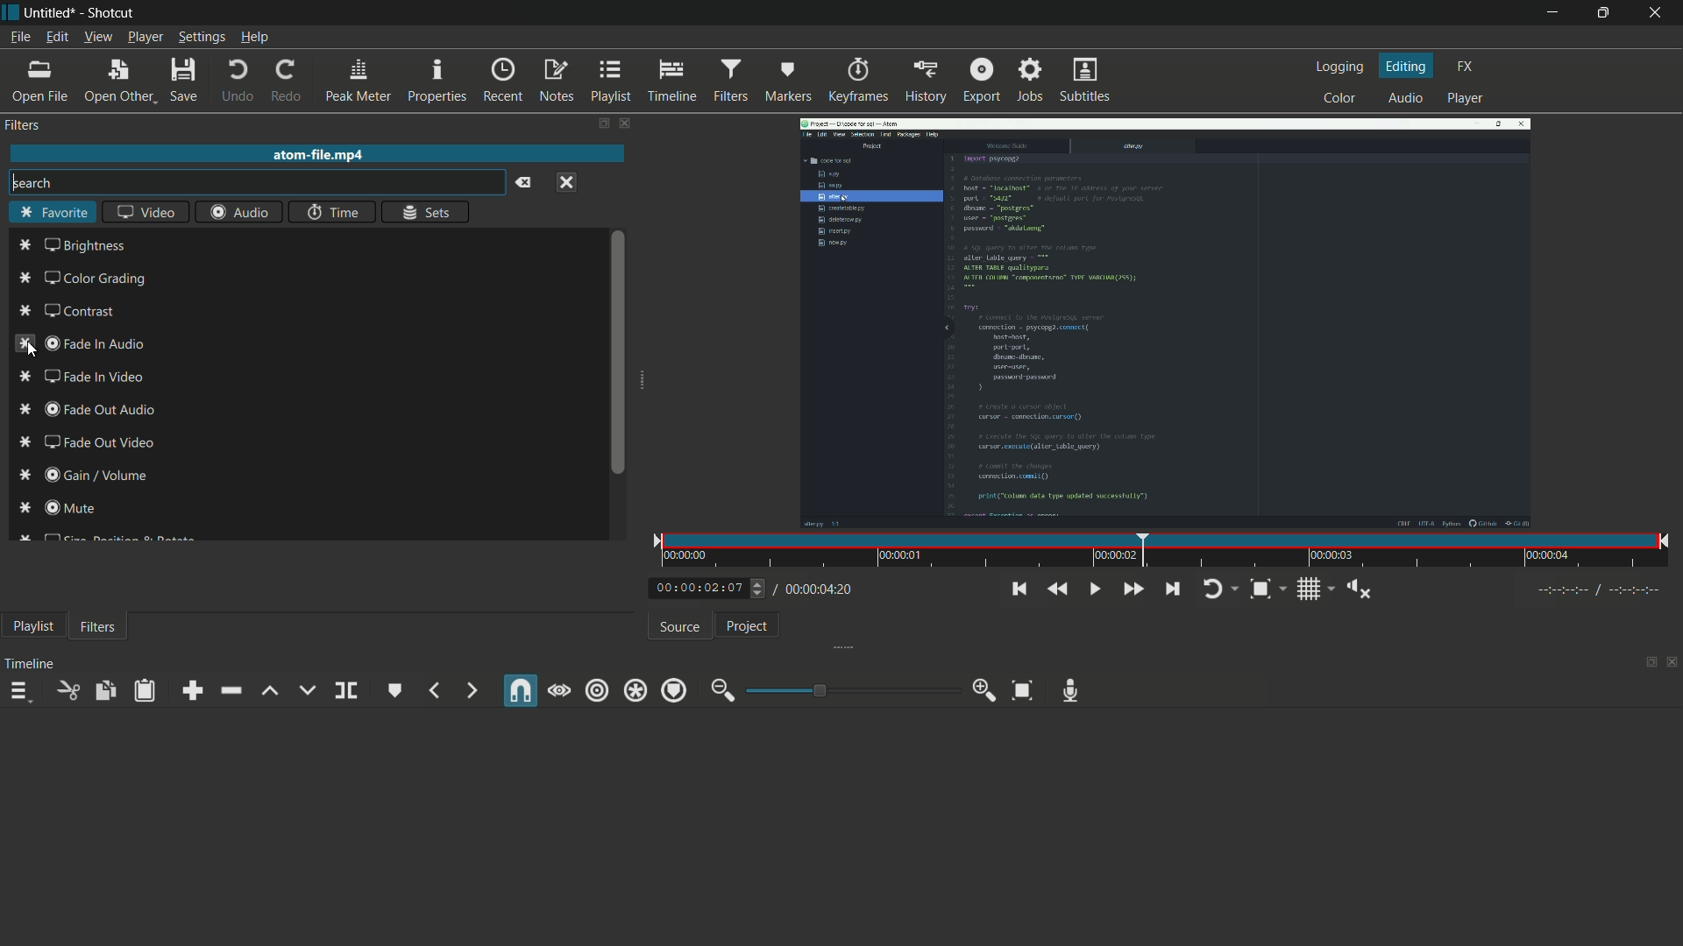 The height and width of the screenshot is (946, 1683). I want to click on video, so click(146, 214).